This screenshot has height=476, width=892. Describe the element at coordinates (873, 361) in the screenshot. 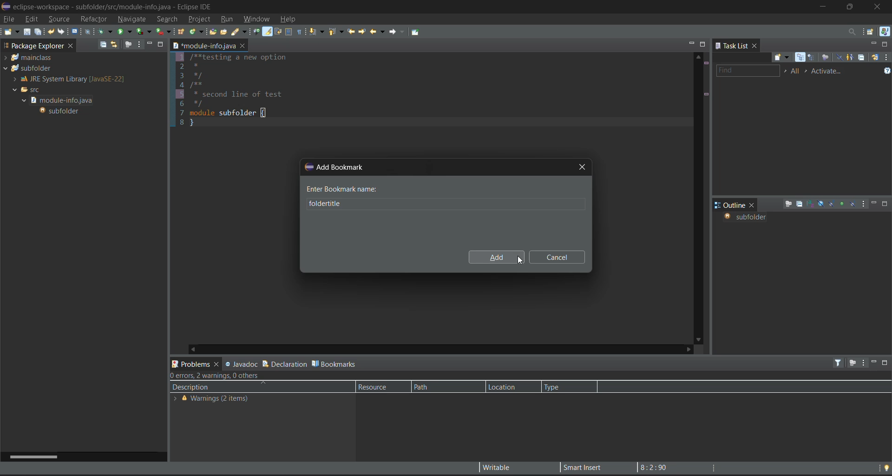

I see `minimize` at that location.